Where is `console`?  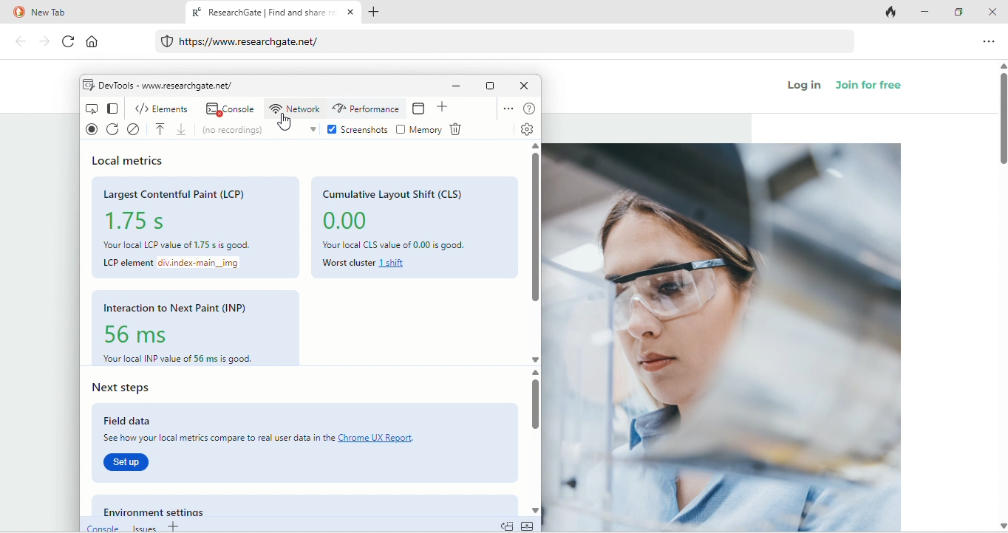
console is located at coordinates (229, 109).